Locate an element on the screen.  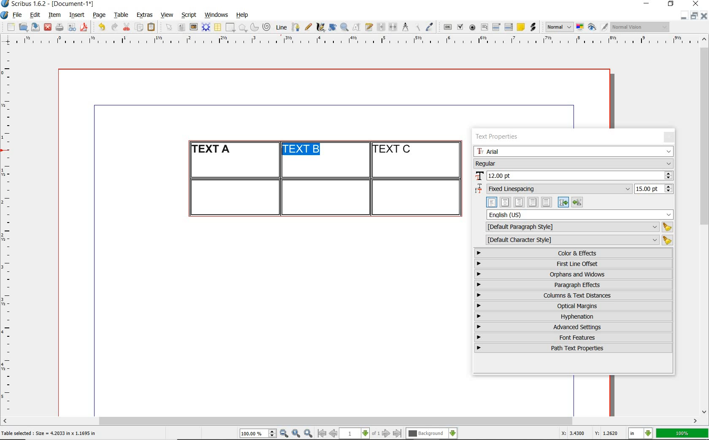
rotate item is located at coordinates (333, 27).